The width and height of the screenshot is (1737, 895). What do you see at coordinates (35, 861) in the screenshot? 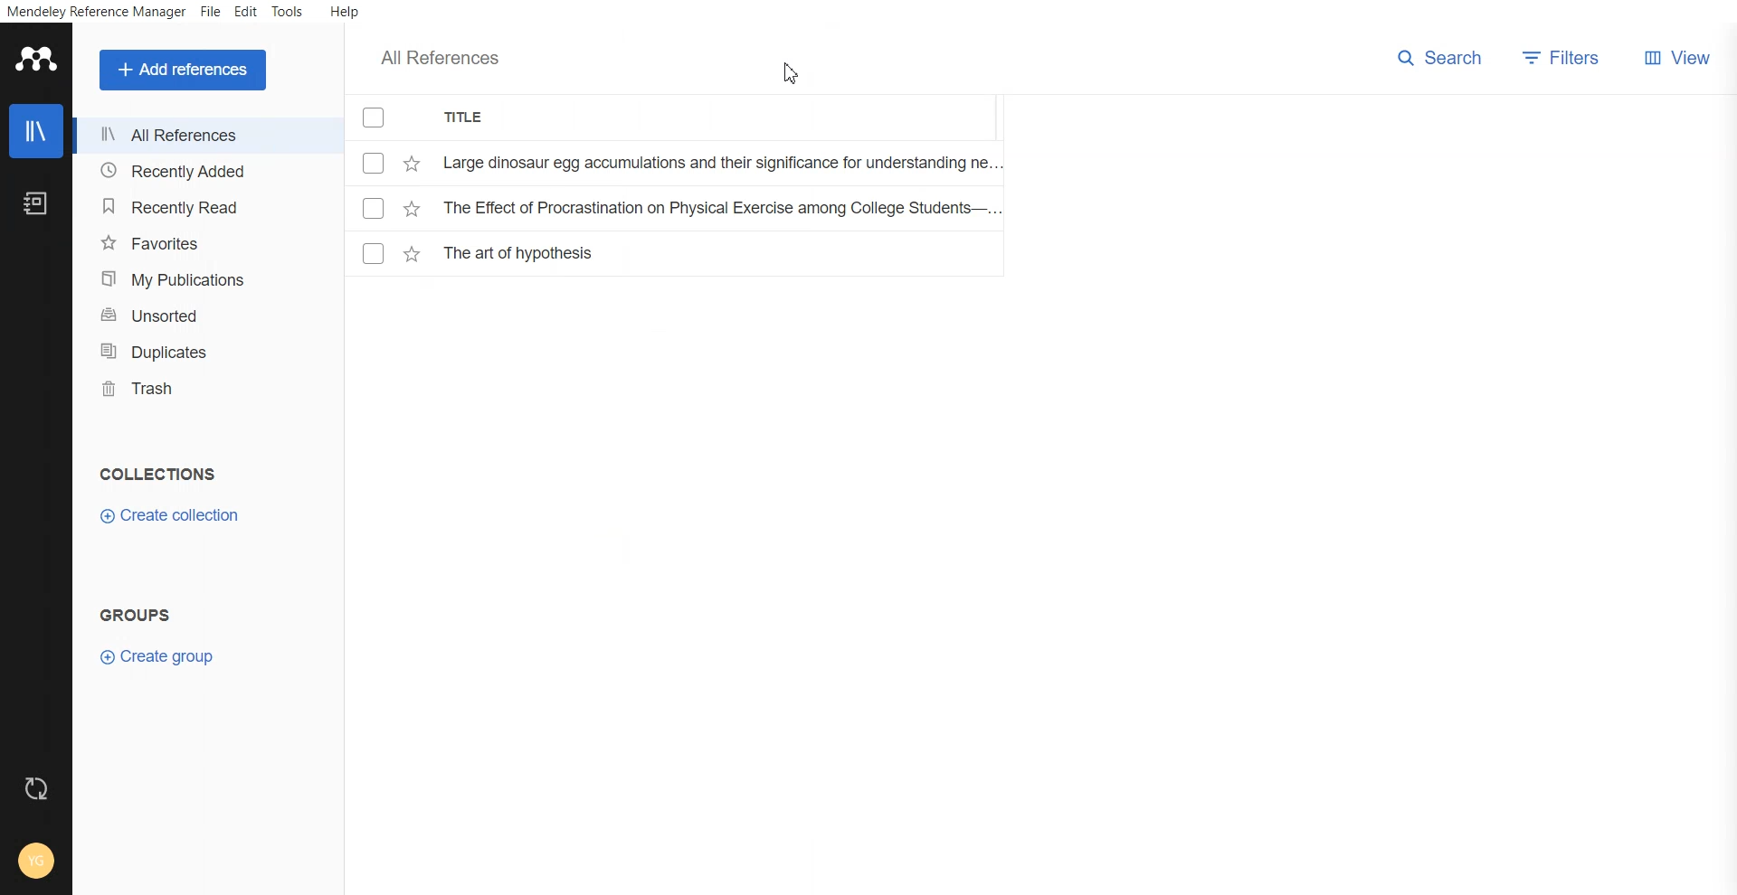
I see `Account` at bounding box center [35, 861].